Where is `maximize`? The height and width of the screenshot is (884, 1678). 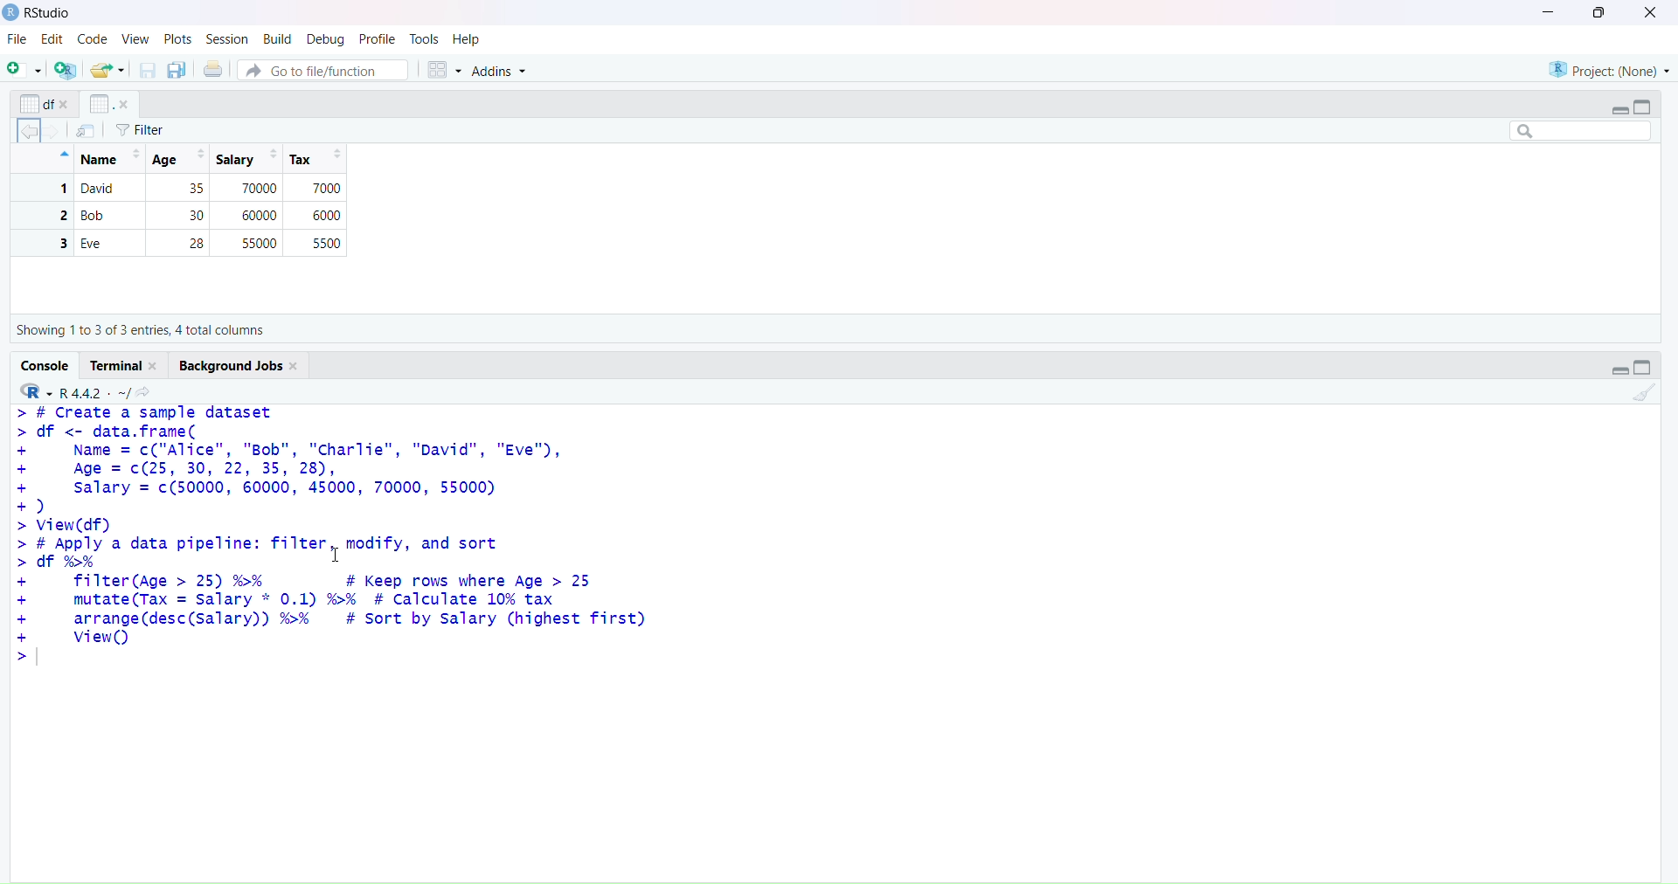 maximize is located at coordinates (1605, 13).